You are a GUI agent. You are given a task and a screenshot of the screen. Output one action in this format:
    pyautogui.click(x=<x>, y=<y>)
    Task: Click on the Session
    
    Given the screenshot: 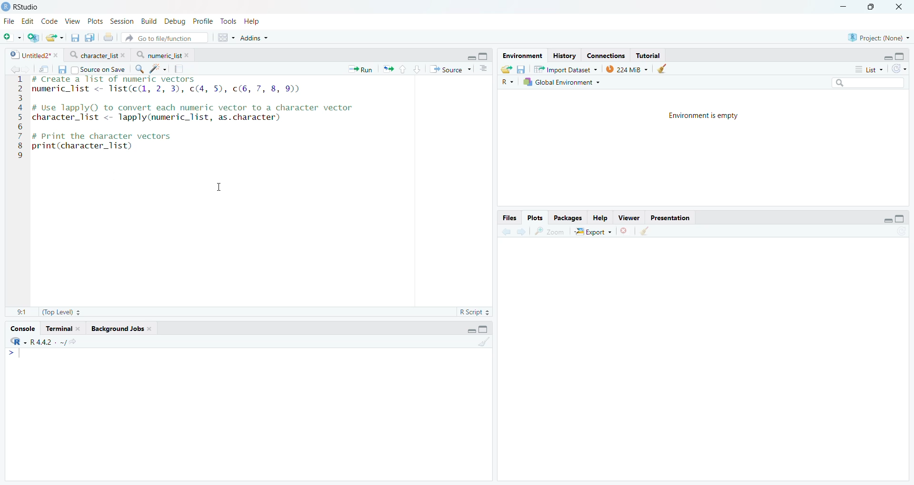 What is the action you would take?
    pyautogui.click(x=123, y=21)
    